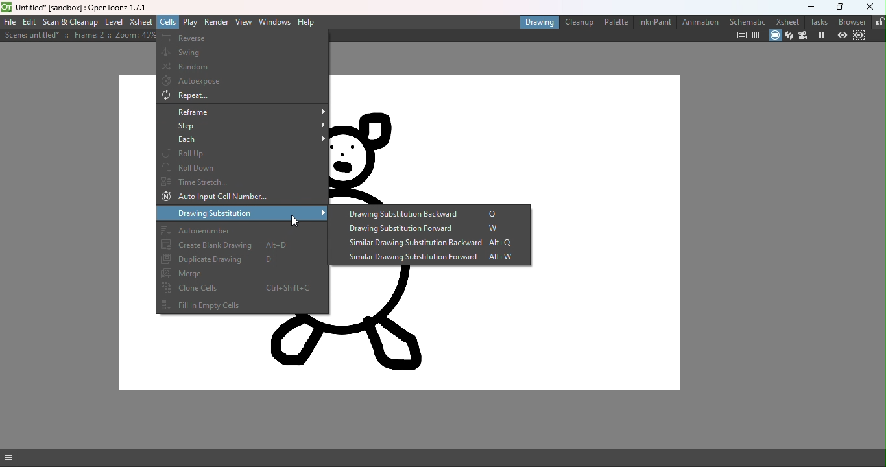 This screenshot has width=886, height=467. What do you see at coordinates (114, 22) in the screenshot?
I see `Level` at bounding box center [114, 22].